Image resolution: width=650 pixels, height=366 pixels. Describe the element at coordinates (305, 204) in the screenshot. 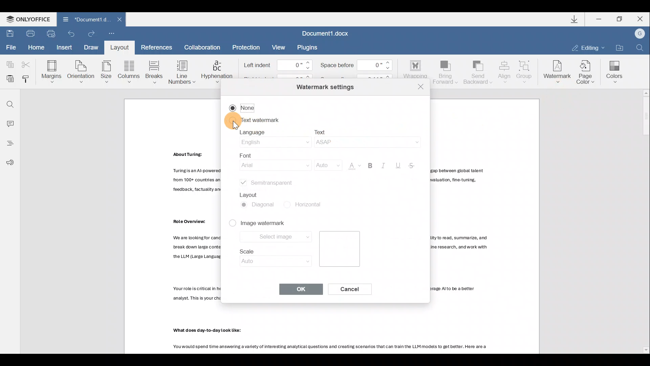

I see `Horizontal` at that location.